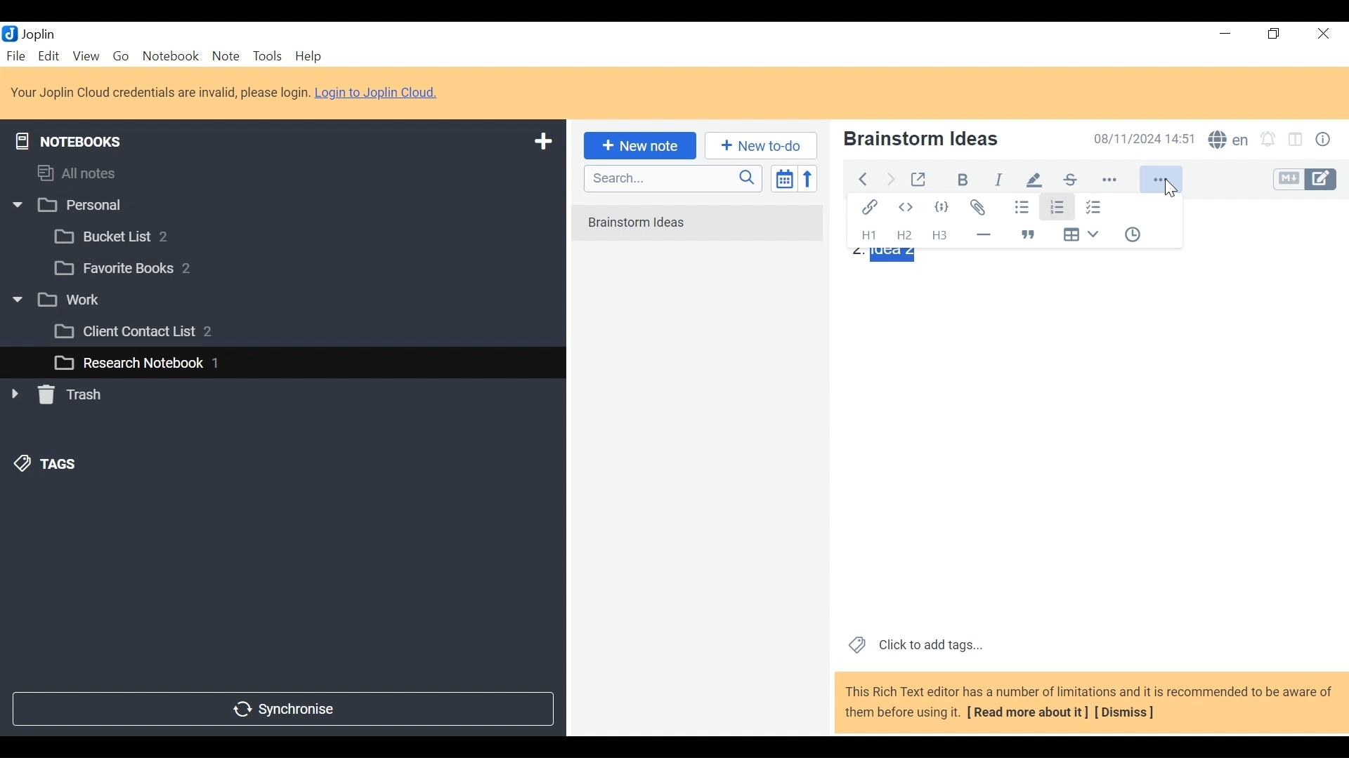 This screenshot has width=1349, height=758. Describe the element at coordinates (120, 55) in the screenshot. I see `Go` at that location.